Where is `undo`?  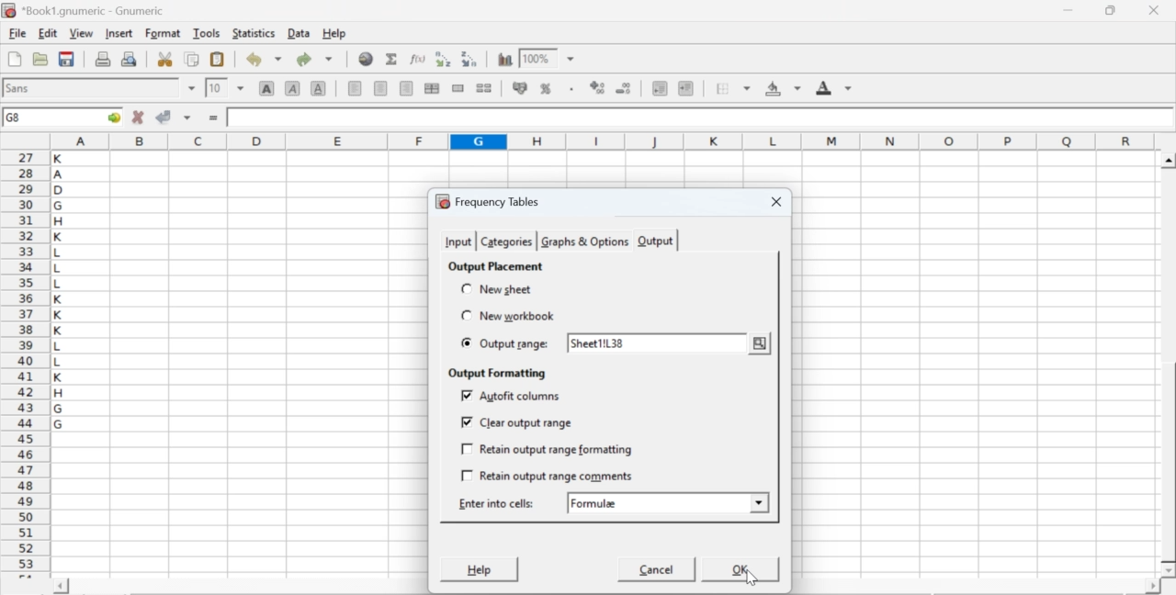
undo is located at coordinates (263, 60).